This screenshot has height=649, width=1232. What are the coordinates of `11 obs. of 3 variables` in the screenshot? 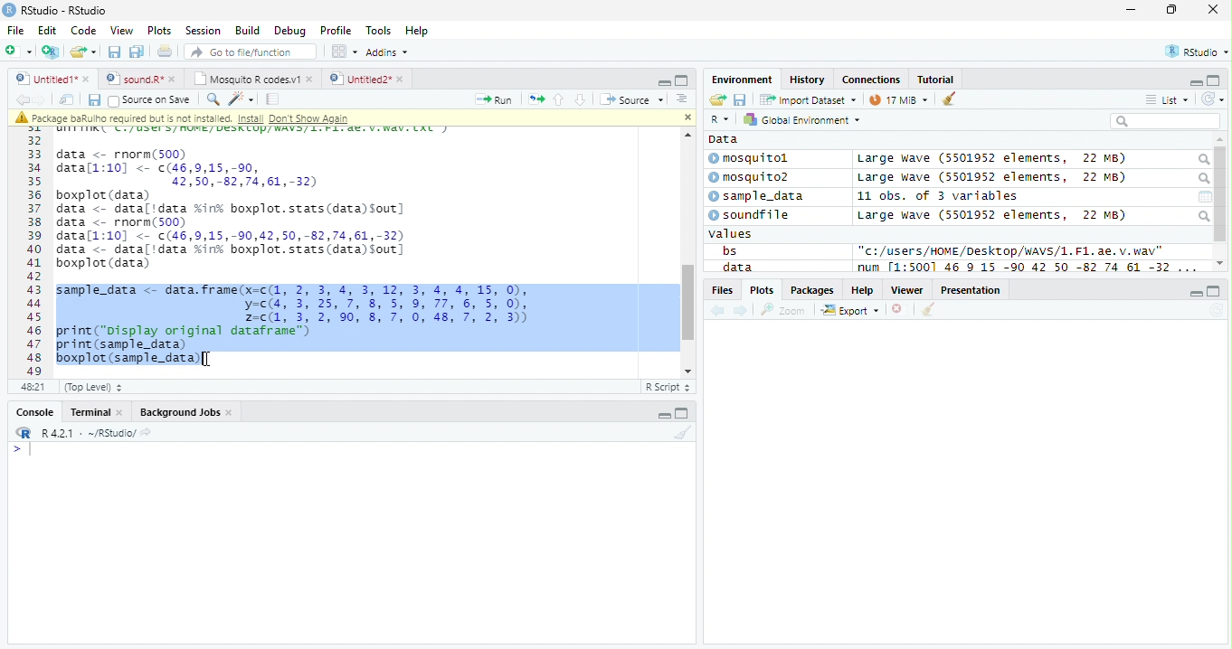 It's located at (938, 196).